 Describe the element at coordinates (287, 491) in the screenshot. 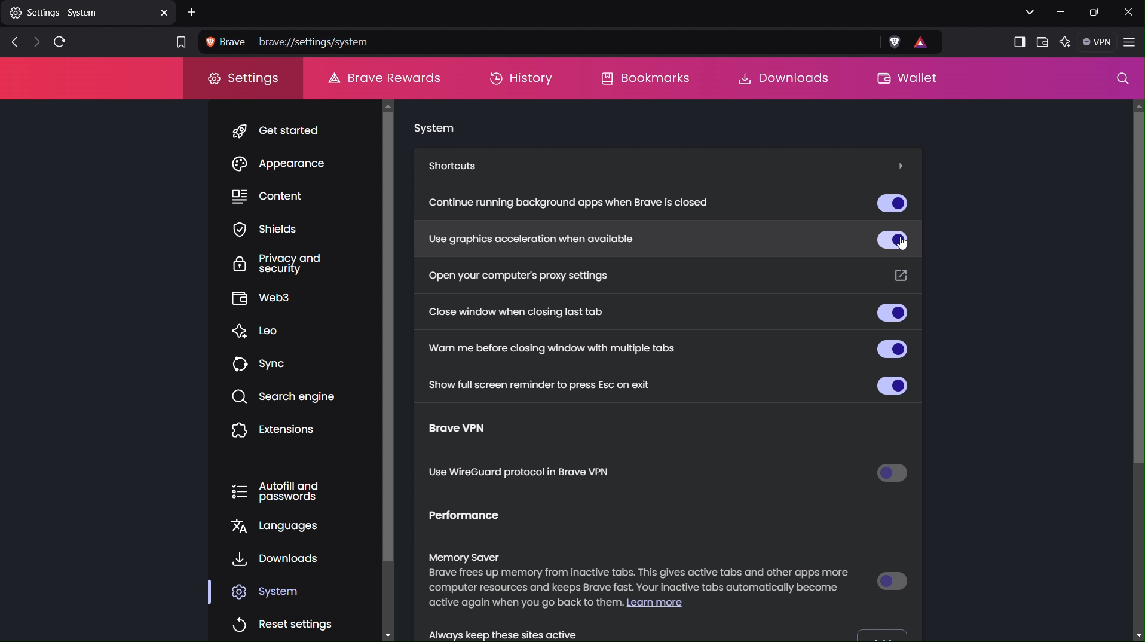

I see `Autofill` at that location.